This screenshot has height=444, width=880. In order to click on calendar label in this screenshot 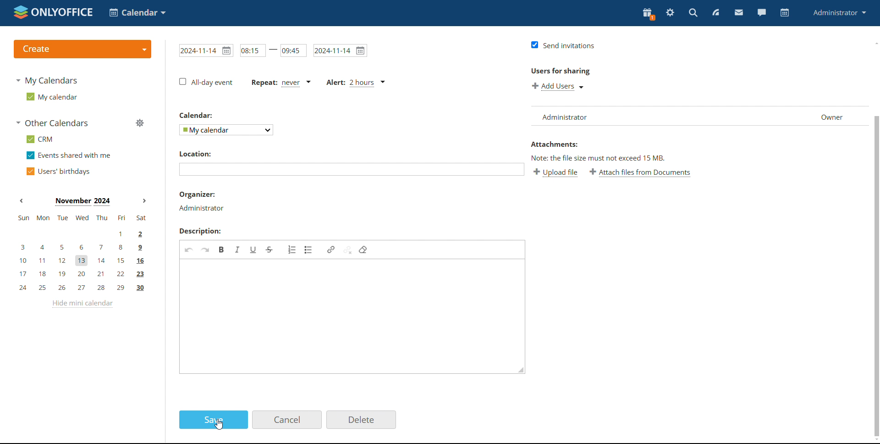, I will do `click(197, 116)`.